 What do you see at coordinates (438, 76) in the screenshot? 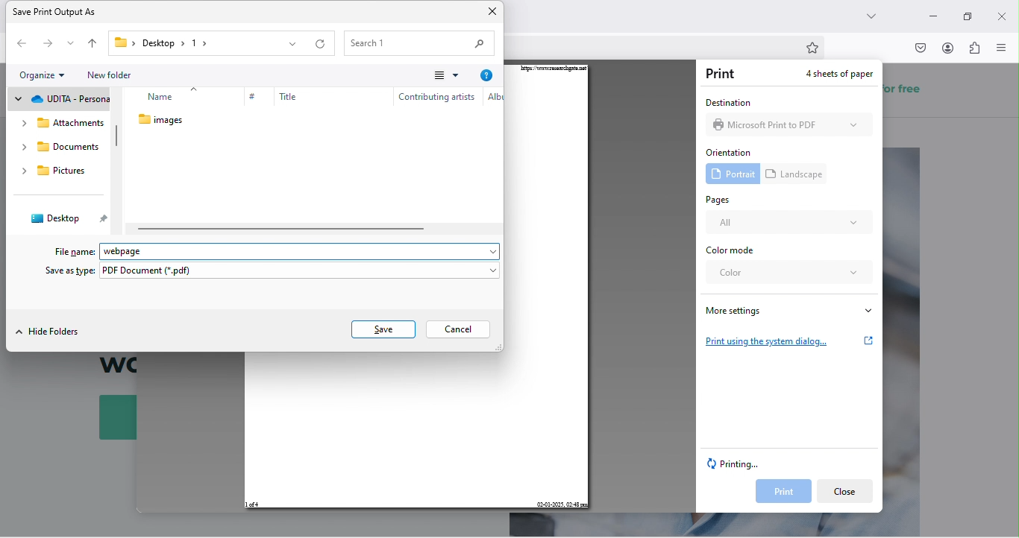
I see `menu` at bounding box center [438, 76].